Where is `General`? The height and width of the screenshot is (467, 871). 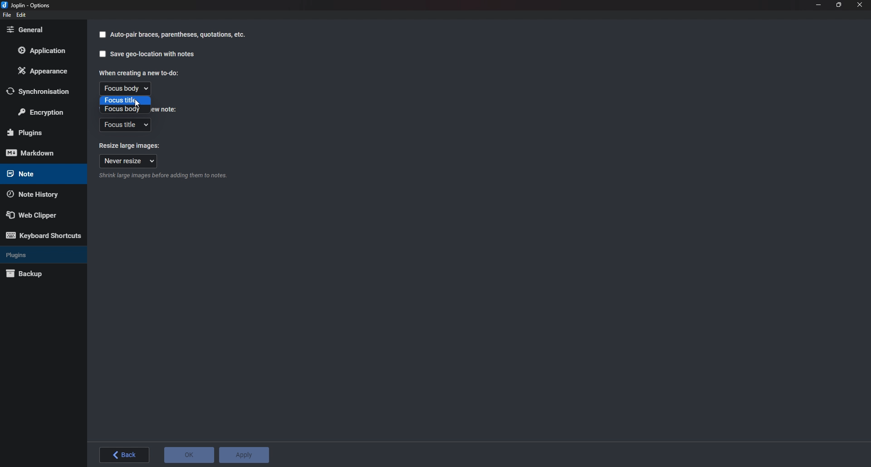
General is located at coordinates (41, 30).